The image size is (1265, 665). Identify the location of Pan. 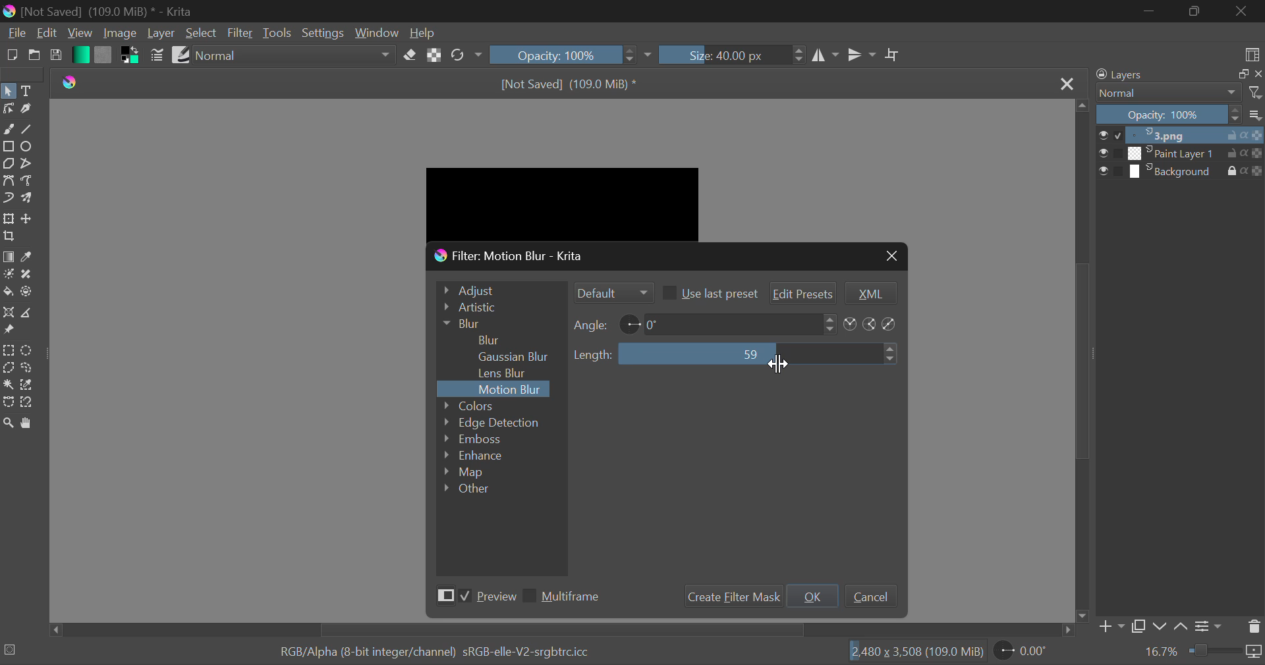
(32, 423).